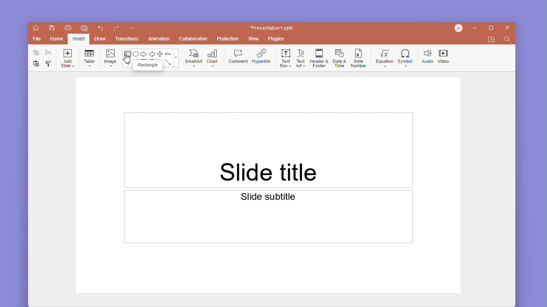  Describe the element at coordinates (128, 59) in the screenshot. I see `cursor` at that location.